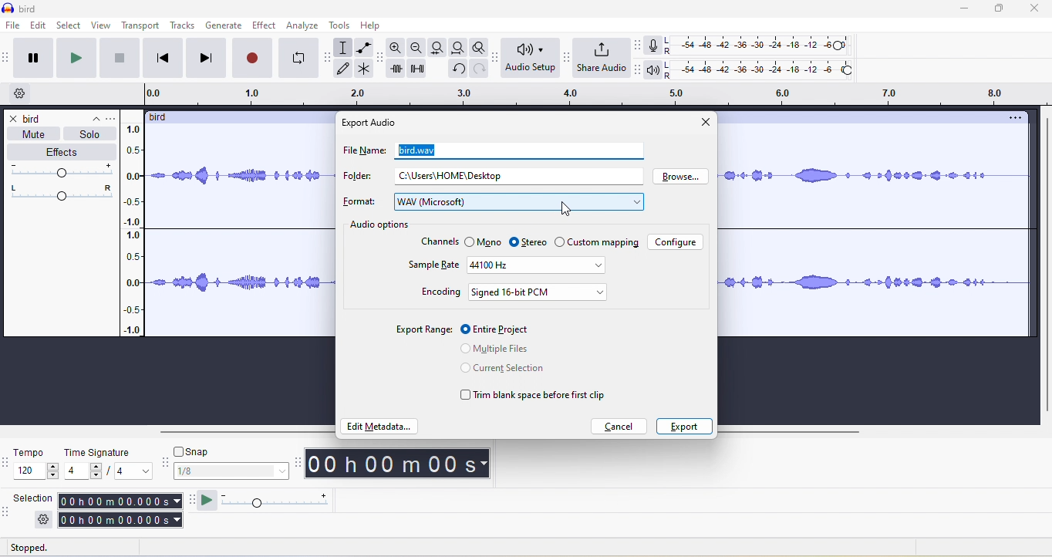 This screenshot has width=1052, height=557. Describe the element at coordinates (529, 240) in the screenshot. I see `stereo` at that location.